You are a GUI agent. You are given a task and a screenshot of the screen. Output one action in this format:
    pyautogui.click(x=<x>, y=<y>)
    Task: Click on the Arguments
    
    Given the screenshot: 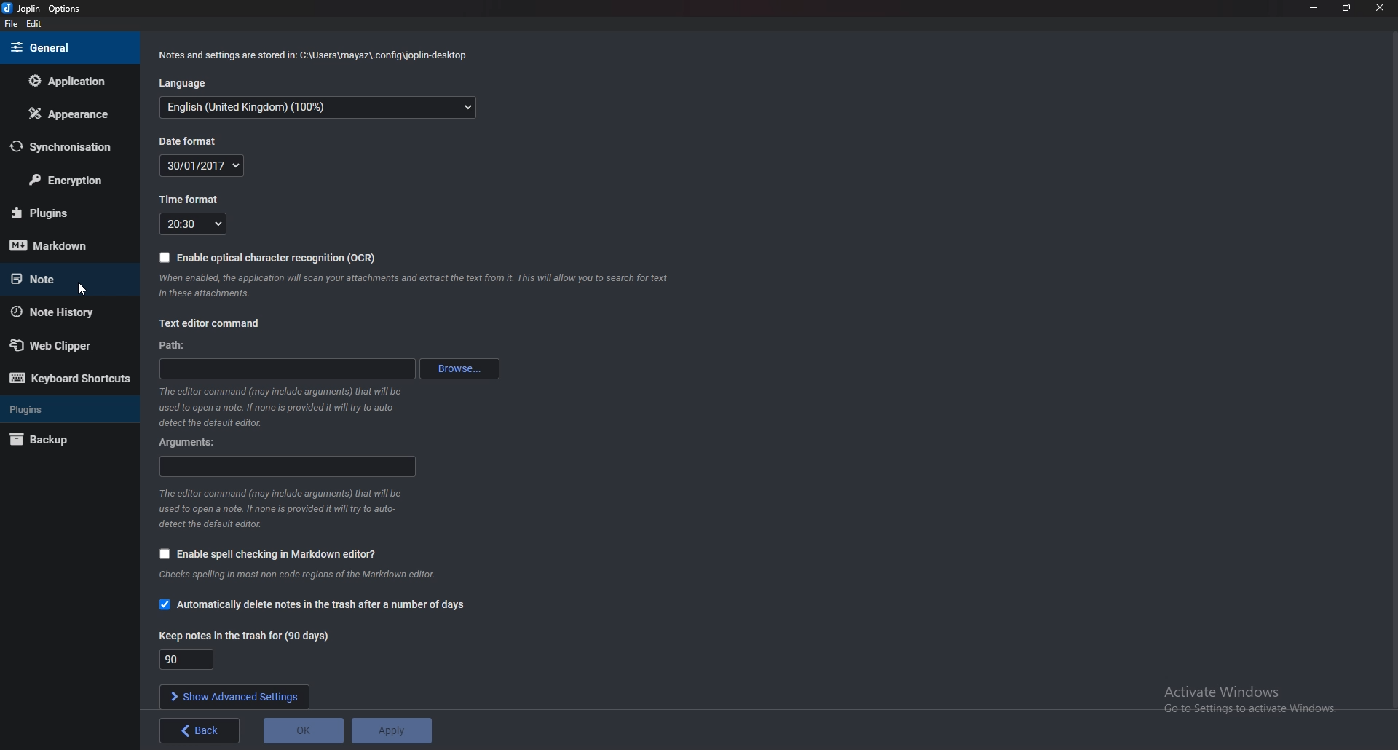 What is the action you would take?
    pyautogui.click(x=288, y=468)
    